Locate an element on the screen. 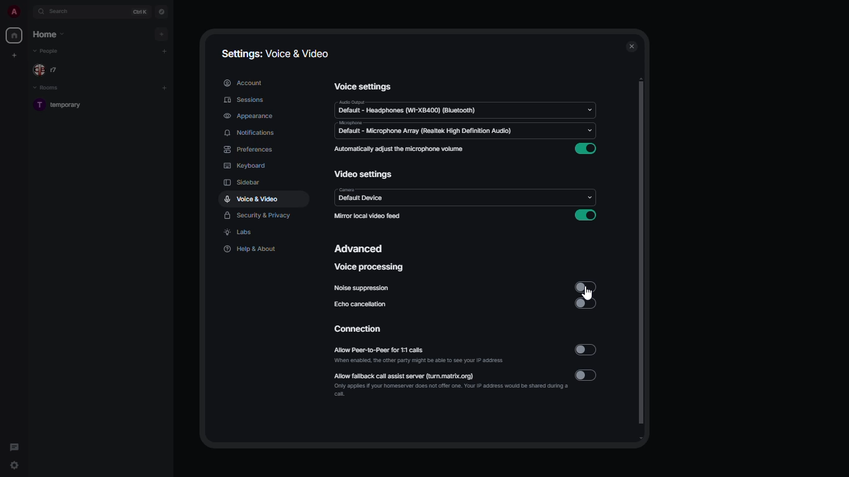 Image resolution: width=849 pixels, height=477 pixels. security & privacy is located at coordinates (257, 216).